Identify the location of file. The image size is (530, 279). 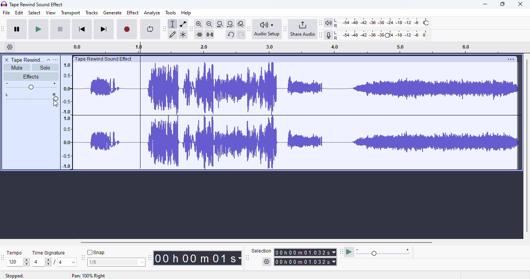
(7, 12).